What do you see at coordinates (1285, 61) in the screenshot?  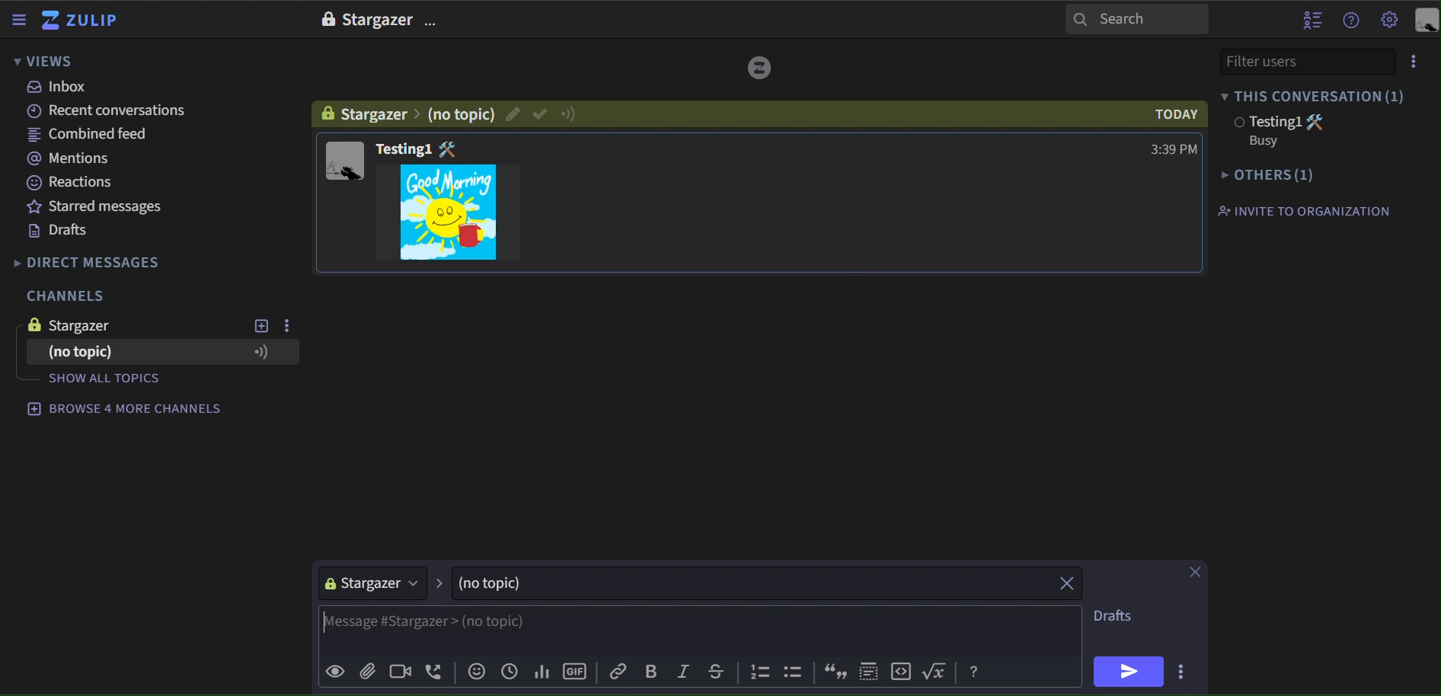 I see `File user` at bounding box center [1285, 61].